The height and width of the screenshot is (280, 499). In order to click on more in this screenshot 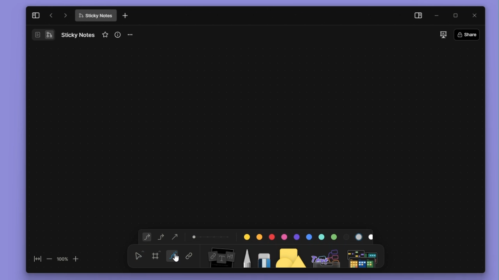, I will do `click(364, 256)`.